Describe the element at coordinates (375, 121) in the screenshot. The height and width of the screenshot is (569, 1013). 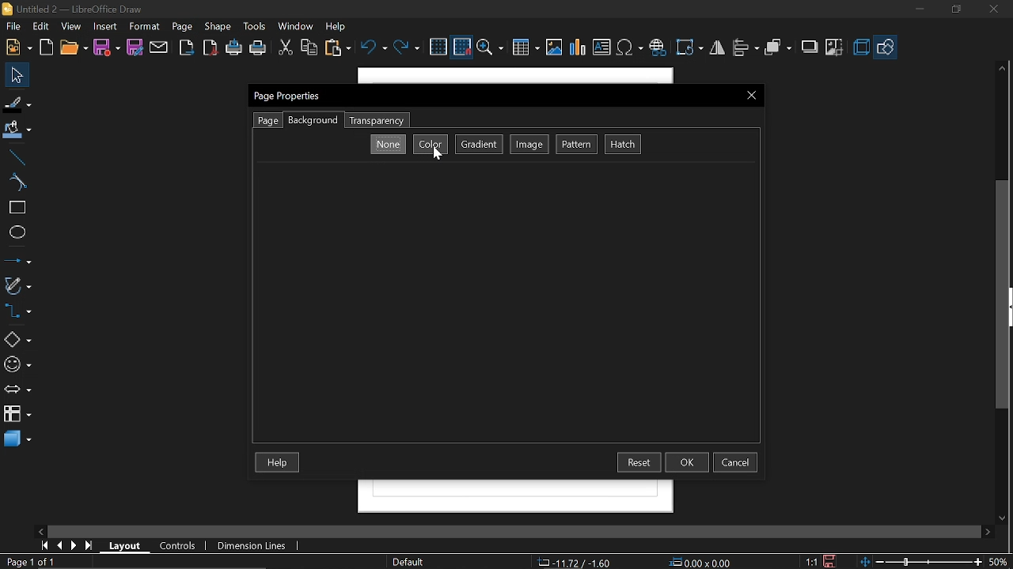
I see `Transparensy` at that location.